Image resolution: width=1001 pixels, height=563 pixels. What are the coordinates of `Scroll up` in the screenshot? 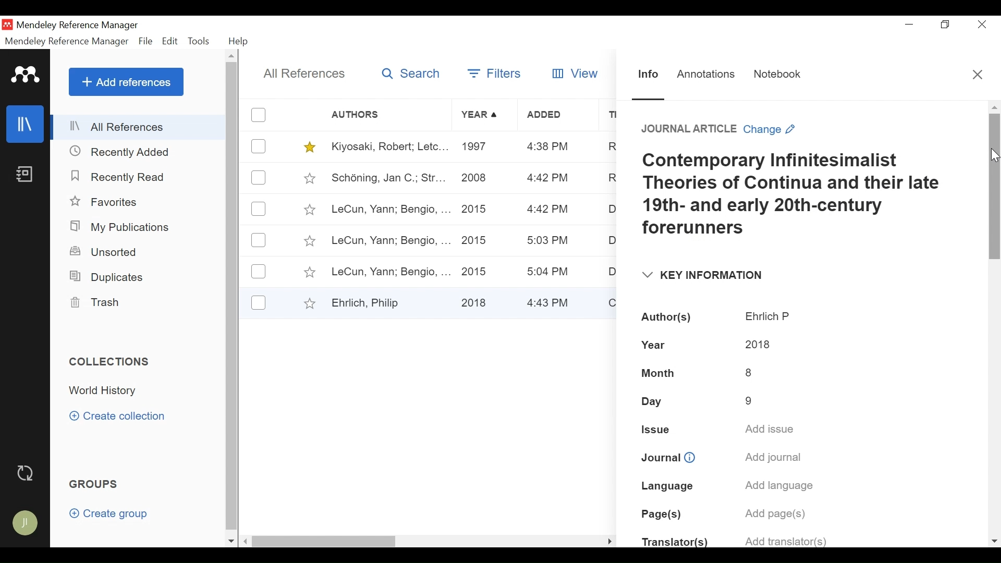 It's located at (995, 107).